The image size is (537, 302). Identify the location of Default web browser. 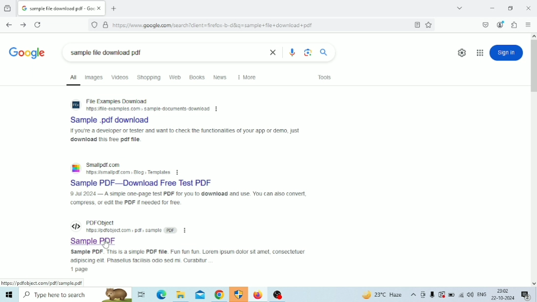
(28, 53).